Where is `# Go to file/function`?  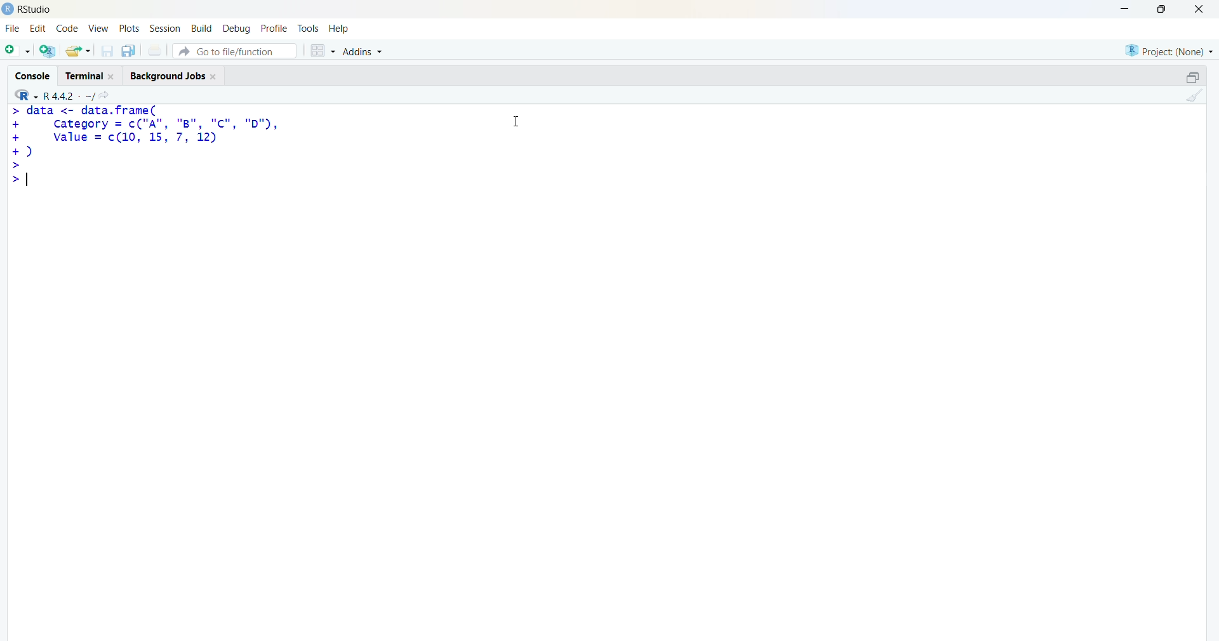 # Go to file/function is located at coordinates (234, 51).